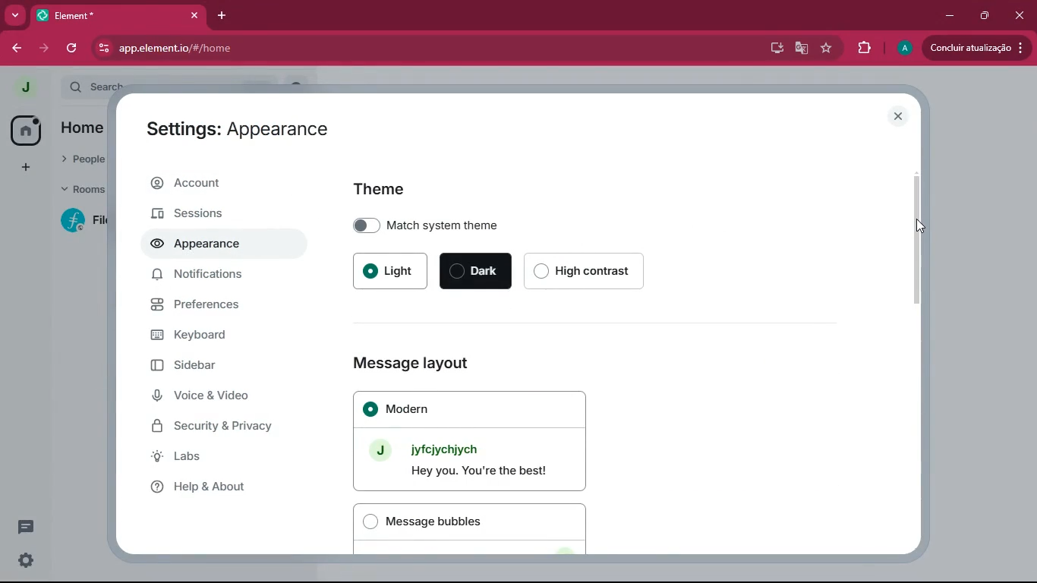 This screenshot has height=583, width=1037. What do you see at coordinates (220, 397) in the screenshot?
I see `voice & video` at bounding box center [220, 397].